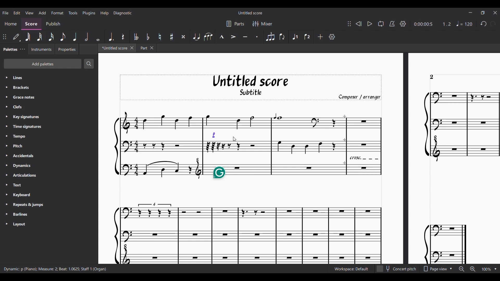  What do you see at coordinates (392, 24) in the screenshot?
I see `Metronome` at bounding box center [392, 24].